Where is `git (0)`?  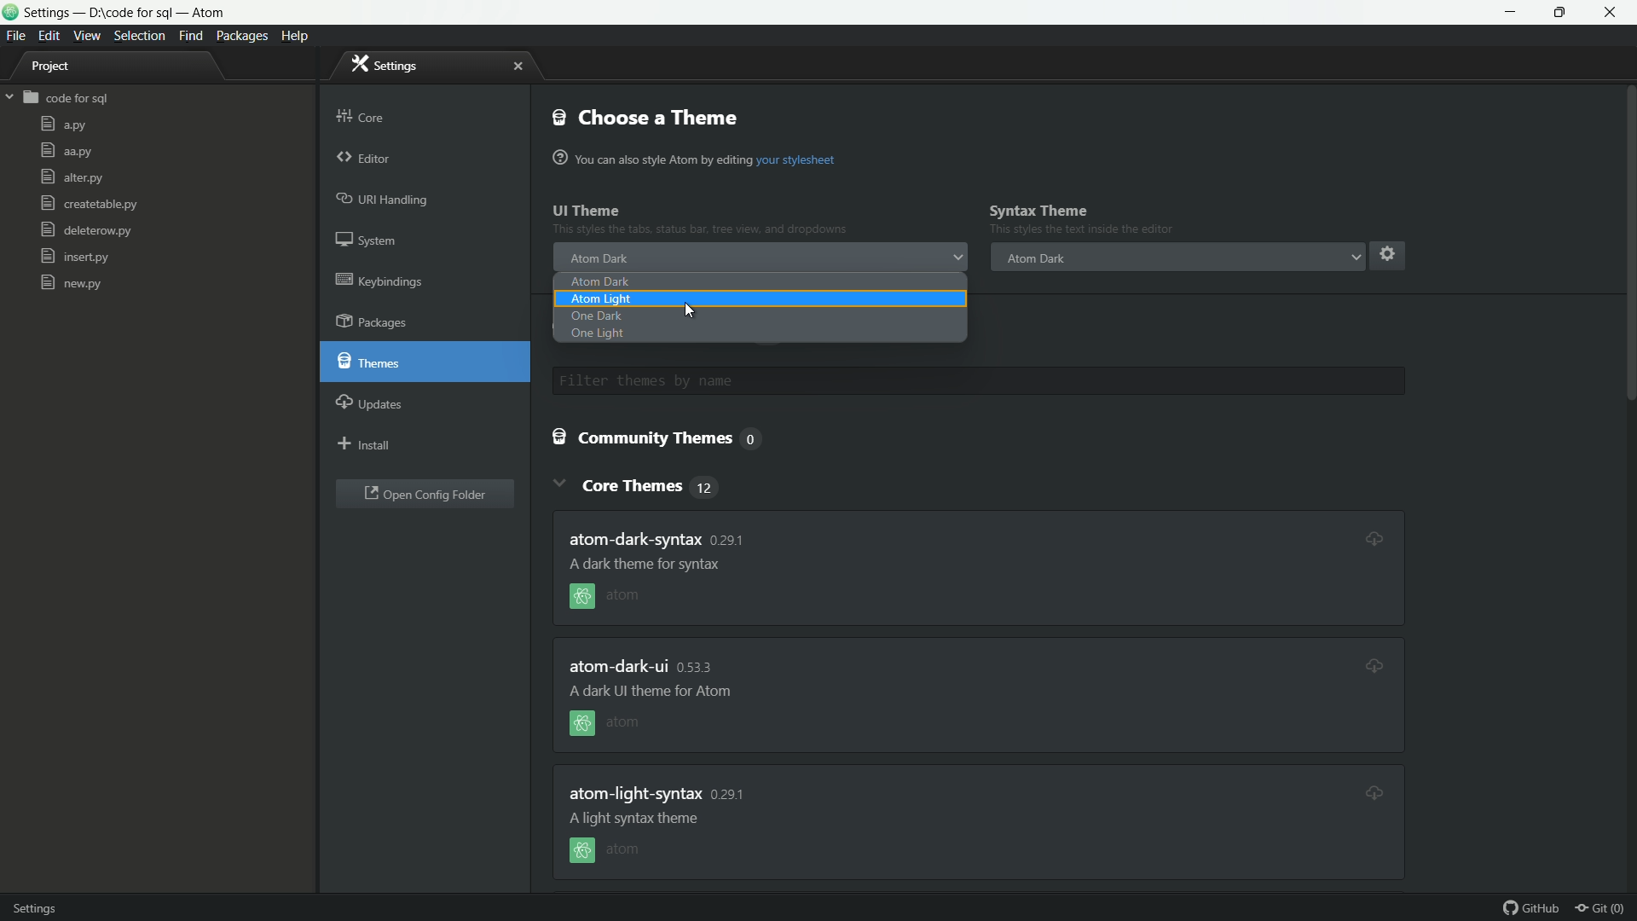 git (0) is located at coordinates (1605, 909).